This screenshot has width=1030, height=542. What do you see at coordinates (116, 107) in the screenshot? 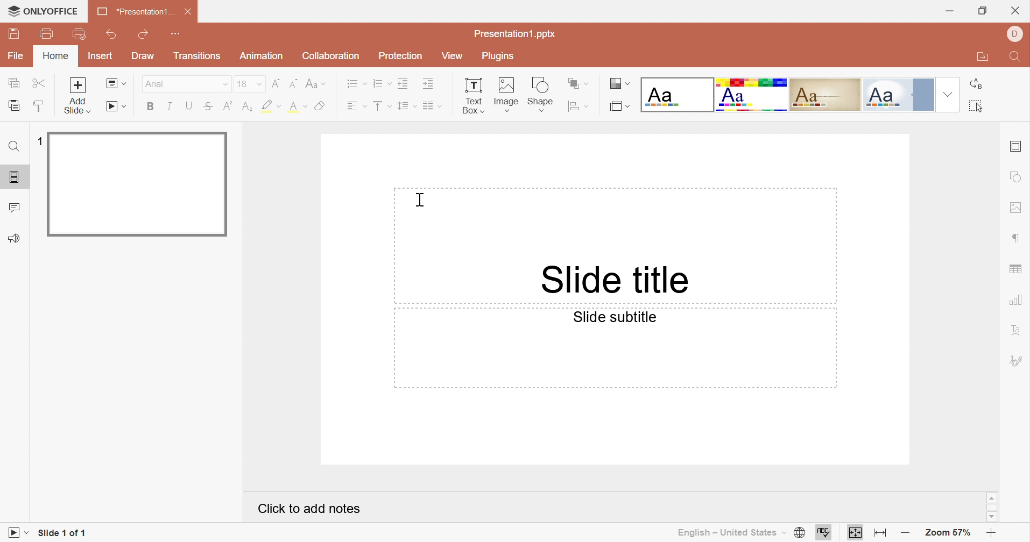
I see `Start slideshow` at bounding box center [116, 107].